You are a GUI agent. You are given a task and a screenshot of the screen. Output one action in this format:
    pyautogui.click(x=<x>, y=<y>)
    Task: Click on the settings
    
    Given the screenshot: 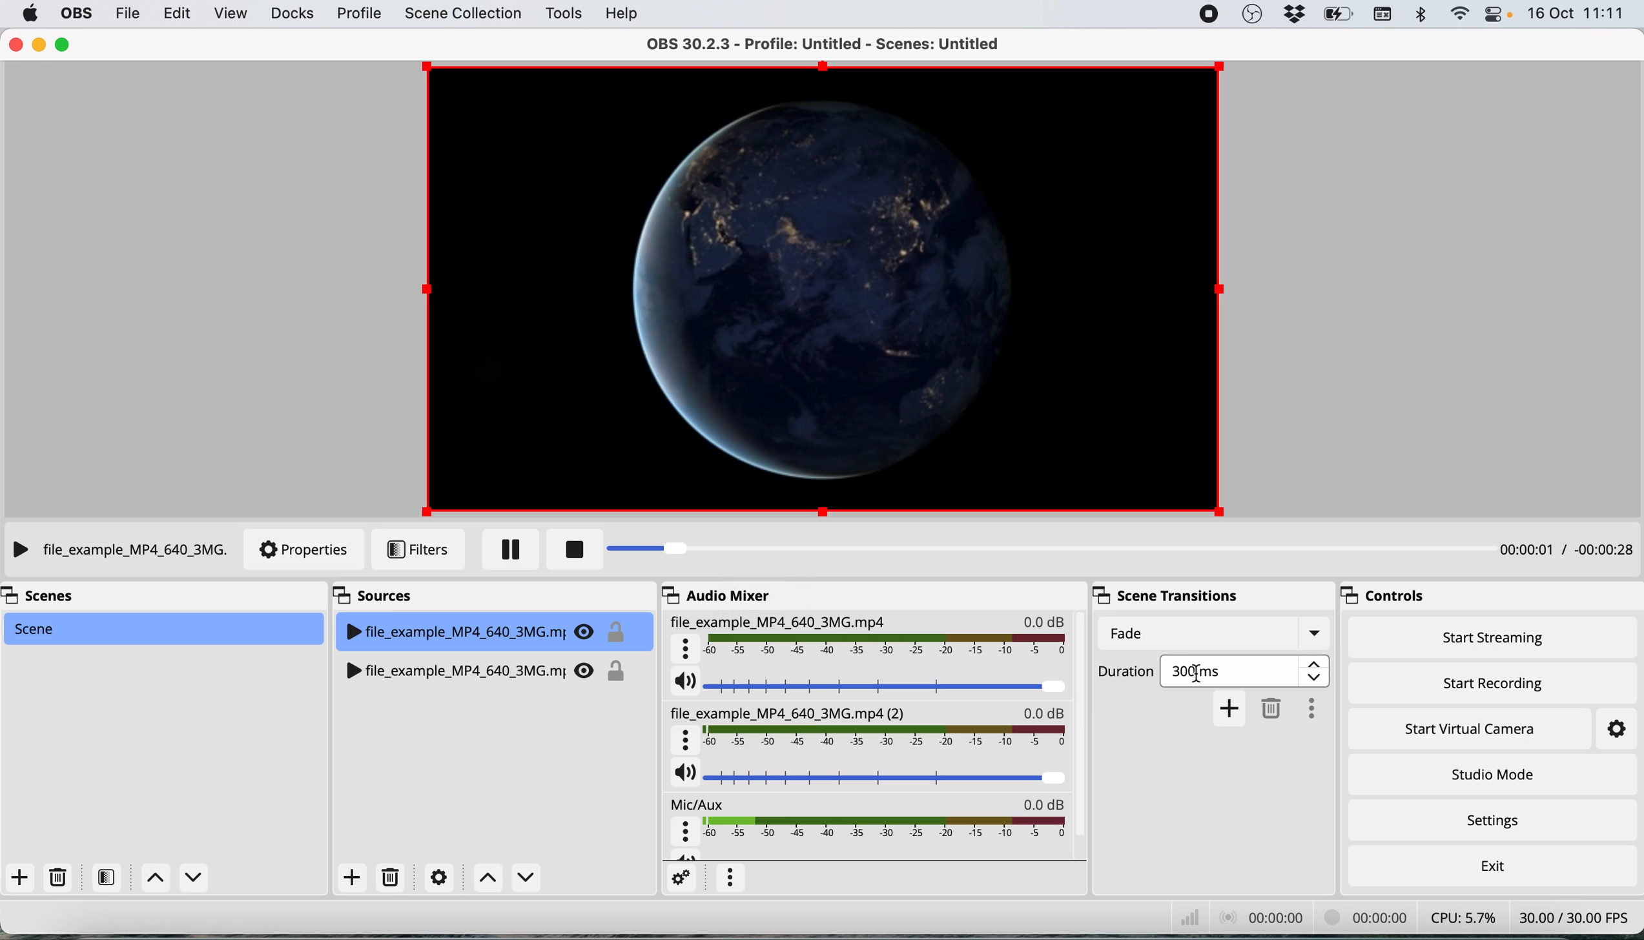 What is the action you would take?
    pyautogui.click(x=1614, y=728)
    